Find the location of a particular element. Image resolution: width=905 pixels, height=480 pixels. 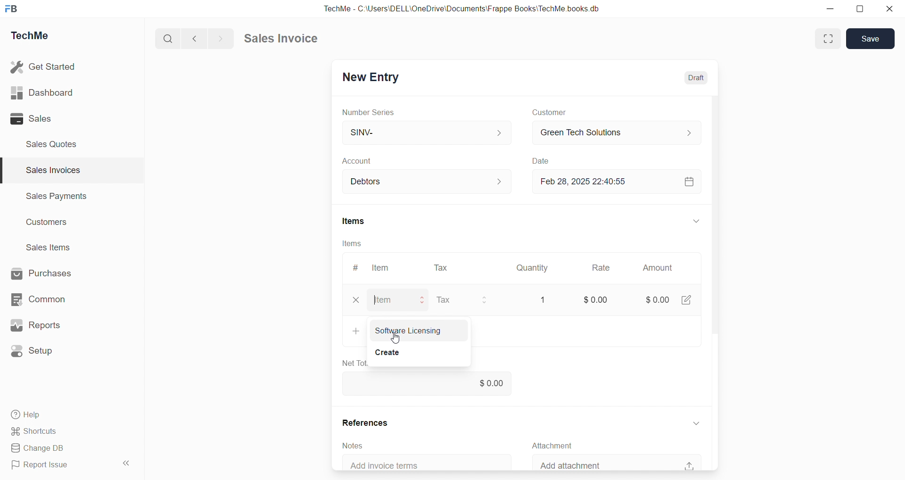

Amount is located at coordinates (658, 268).